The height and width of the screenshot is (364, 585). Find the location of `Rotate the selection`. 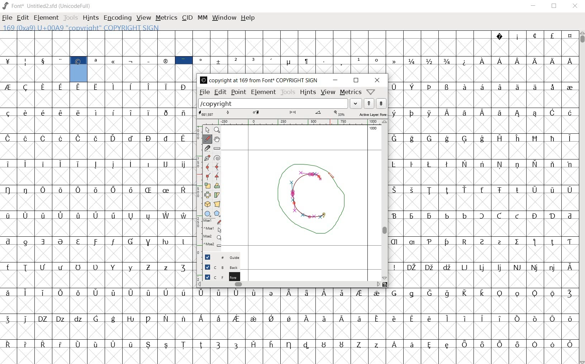

Rotate the selection is located at coordinates (218, 195).